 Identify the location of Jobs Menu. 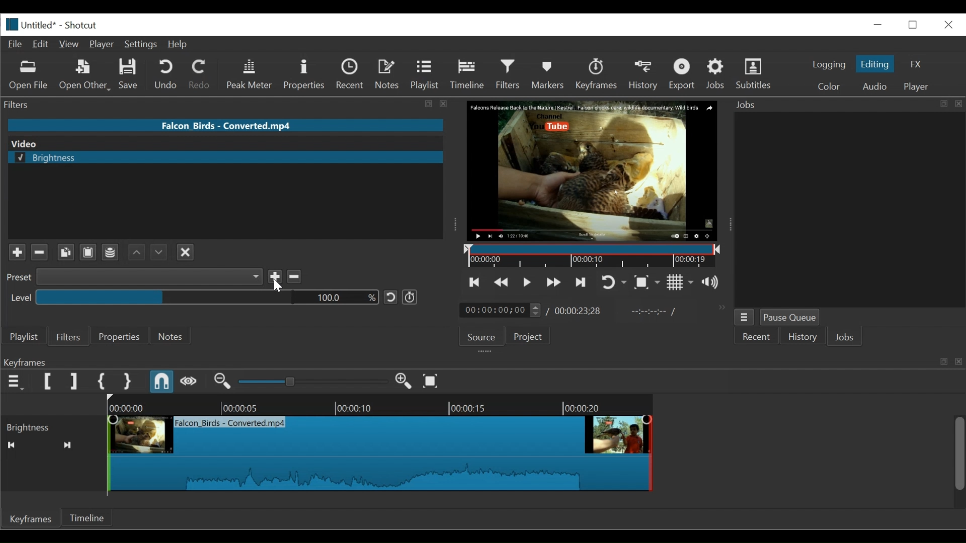
(745, 317).